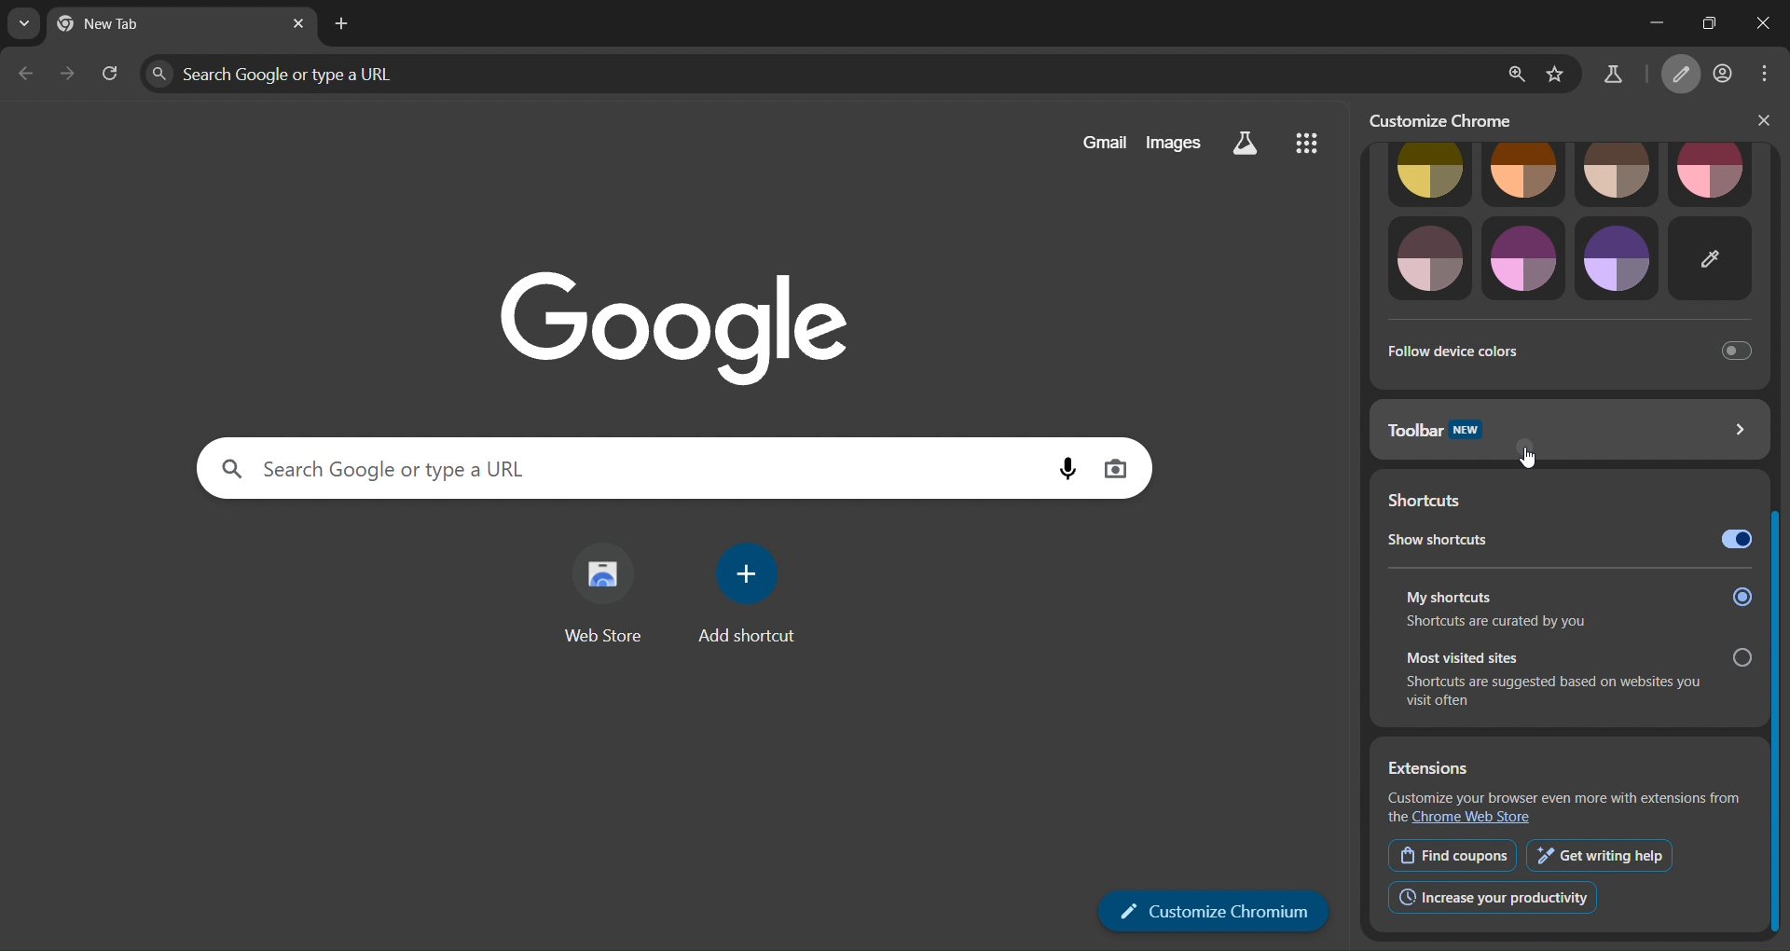 Image resolution: width=1790 pixels, height=951 pixels. Describe the element at coordinates (1068, 469) in the screenshot. I see `voice search` at that location.